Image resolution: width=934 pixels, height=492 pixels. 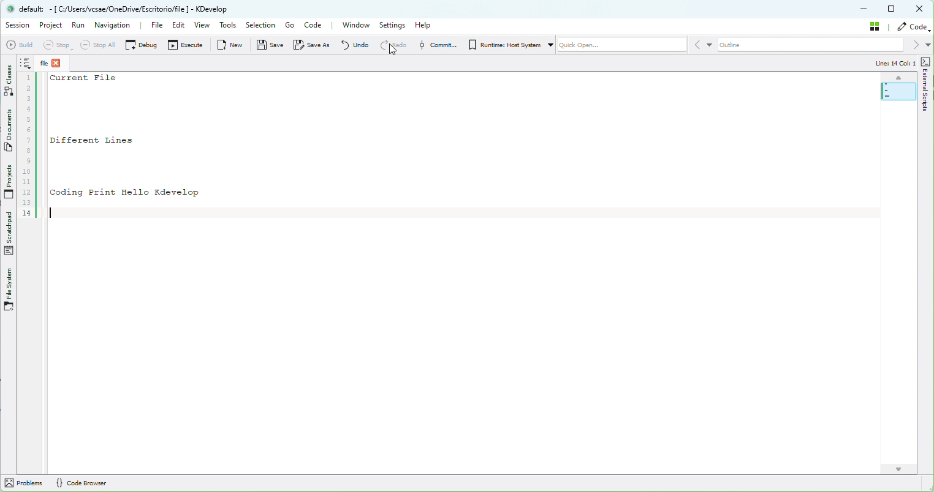 What do you see at coordinates (393, 26) in the screenshot?
I see `Settings` at bounding box center [393, 26].